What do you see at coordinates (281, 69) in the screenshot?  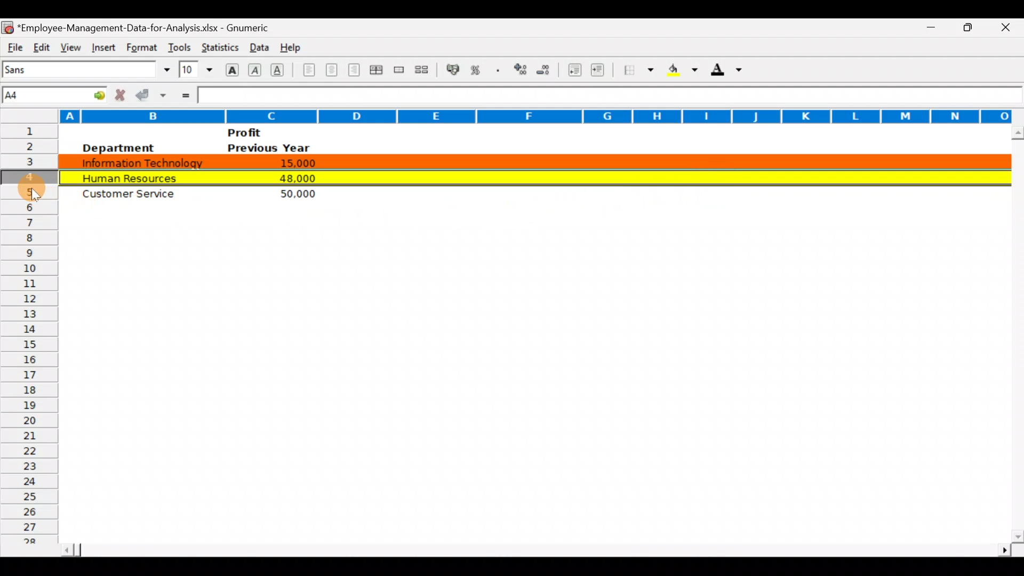 I see `Underline` at bounding box center [281, 69].